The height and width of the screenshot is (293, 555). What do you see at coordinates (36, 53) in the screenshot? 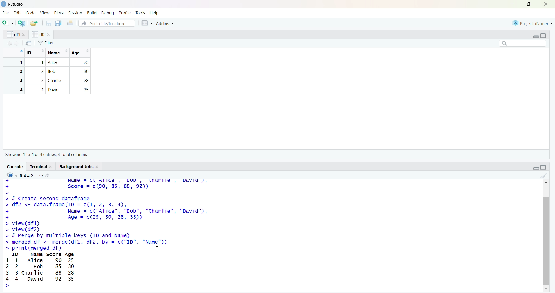
I see `ID` at bounding box center [36, 53].